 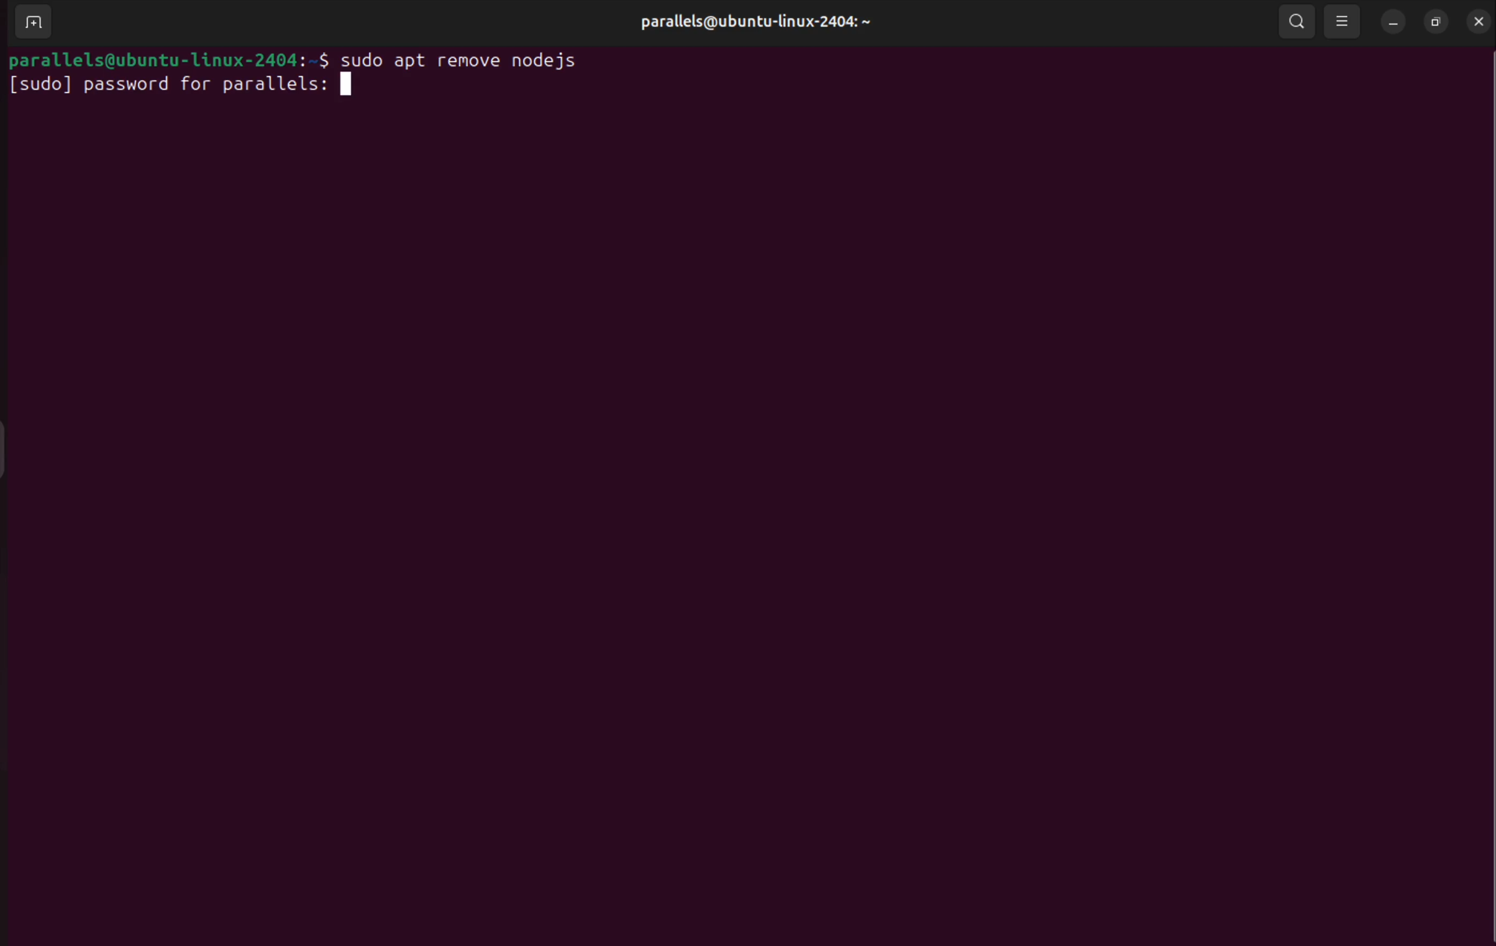 I want to click on search, so click(x=1297, y=22).